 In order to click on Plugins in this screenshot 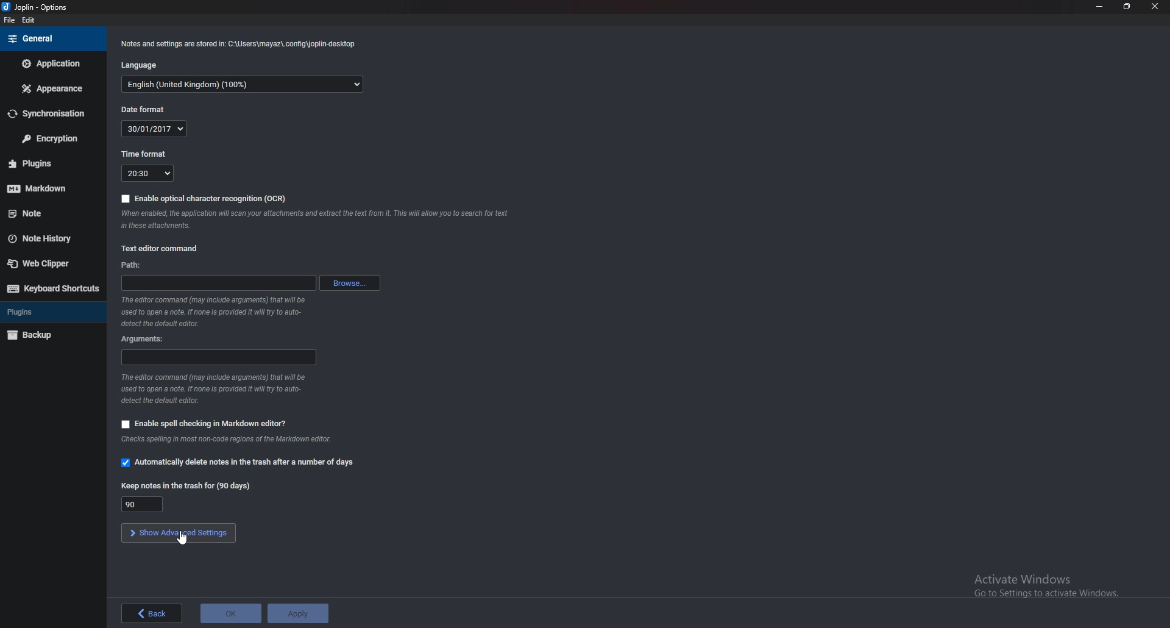, I will do `click(49, 163)`.